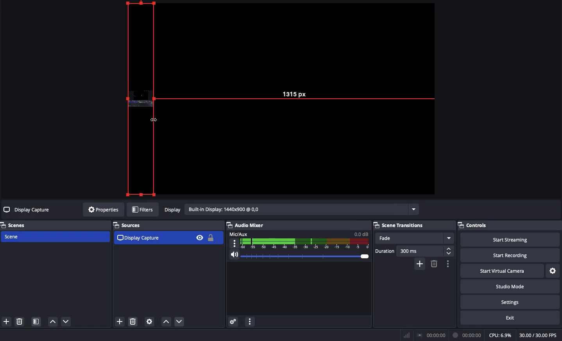 The height and width of the screenshot is (341, 562). Describe the element at coordinates (511, 239) in the screenshot. I see `Start streaming` at that location.